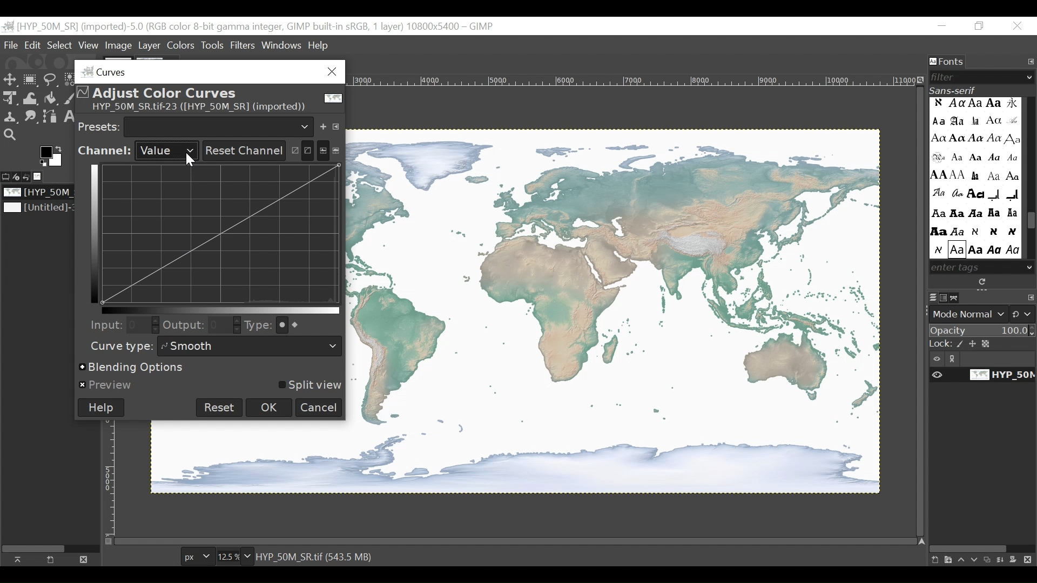  What do you see at coordinates (308, 385) in the screenshot?
I see `Split view` at bounding box center [308, 385].